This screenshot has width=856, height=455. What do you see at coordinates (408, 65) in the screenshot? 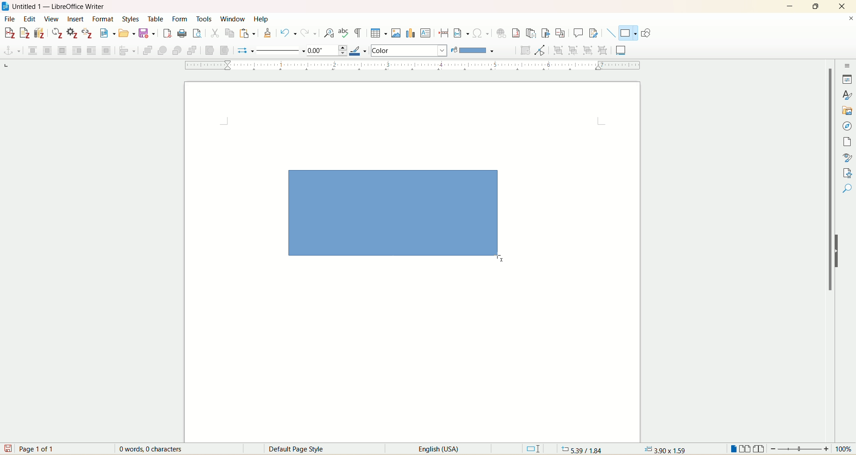
I see `ruler` at bounding box center [408, 65].